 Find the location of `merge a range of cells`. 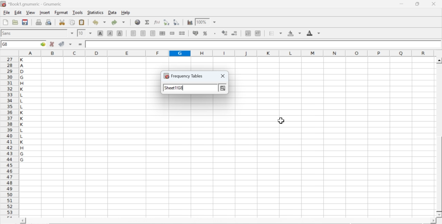

merge a range of cells is located at coordinates (172, 33).